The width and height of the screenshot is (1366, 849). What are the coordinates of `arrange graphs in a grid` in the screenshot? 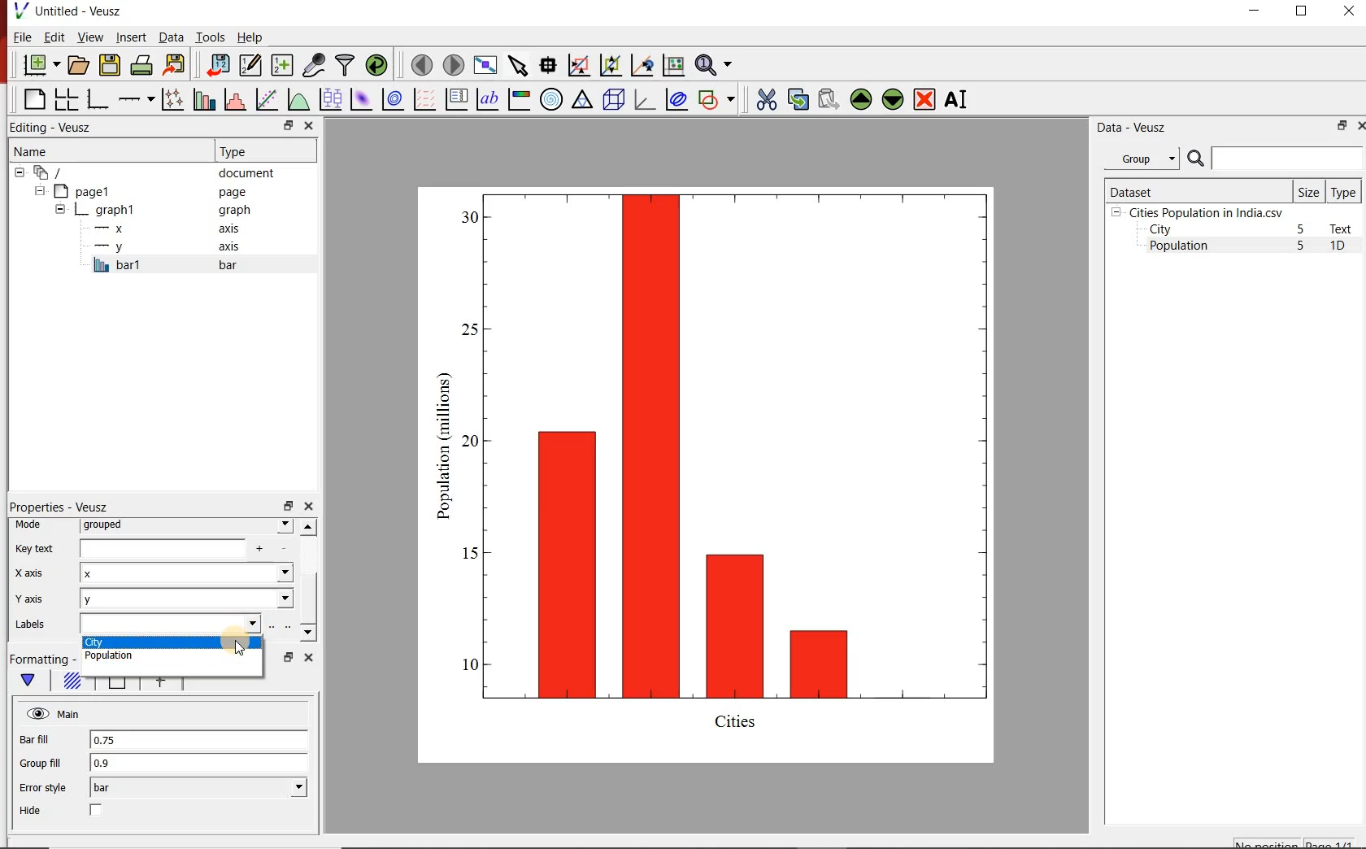 It's located at (66, 99).